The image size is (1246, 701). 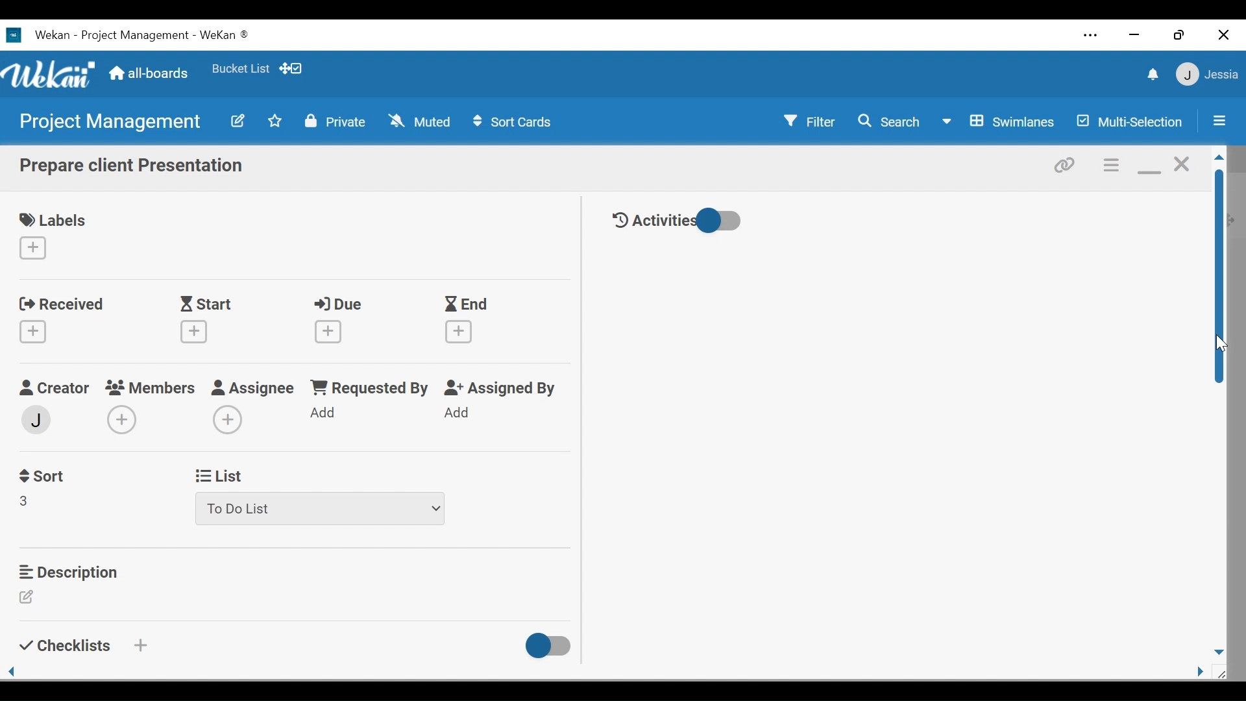 What do you see at coordinates (1134, 34) in the screenshot?
I see `minimize` at bounding box center [1134, 34].